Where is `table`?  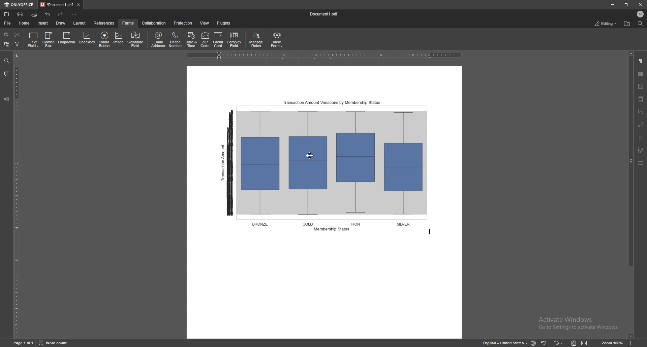 table is located at coordinates (641, 74).